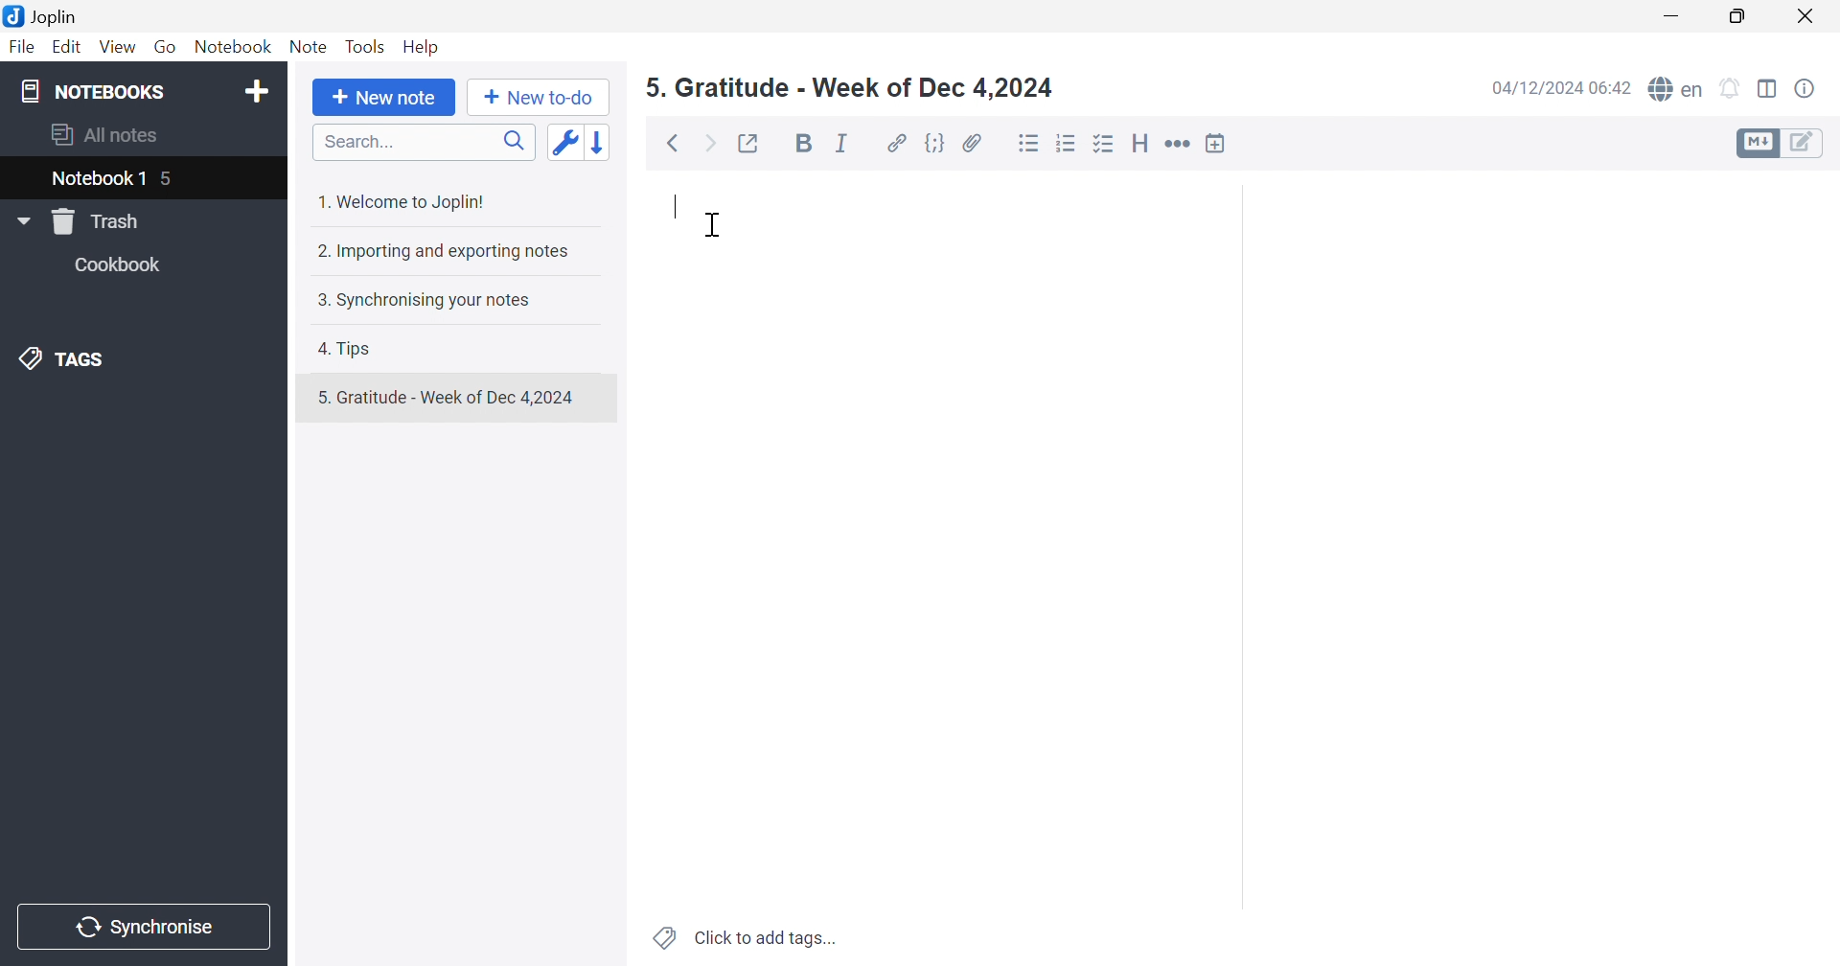  I want to click on Insert time, so click(1221, 142).